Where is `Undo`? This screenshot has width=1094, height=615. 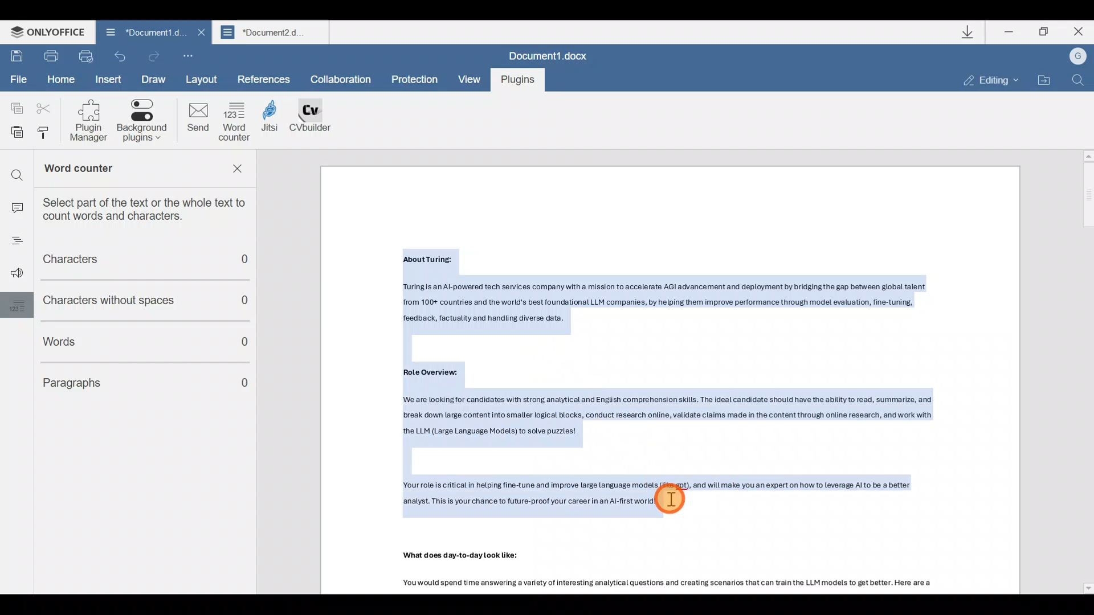
Undo is located at coordinates (120, 57).